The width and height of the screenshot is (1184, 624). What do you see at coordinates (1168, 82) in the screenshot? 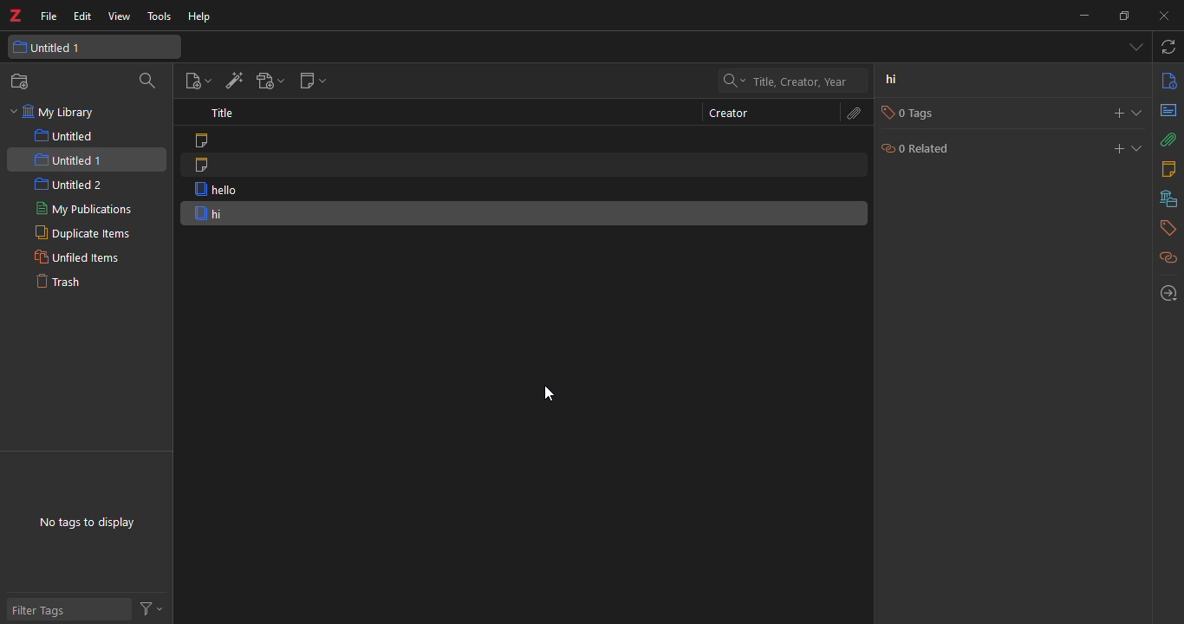
I see `info` at bounding box center [1168, 82].